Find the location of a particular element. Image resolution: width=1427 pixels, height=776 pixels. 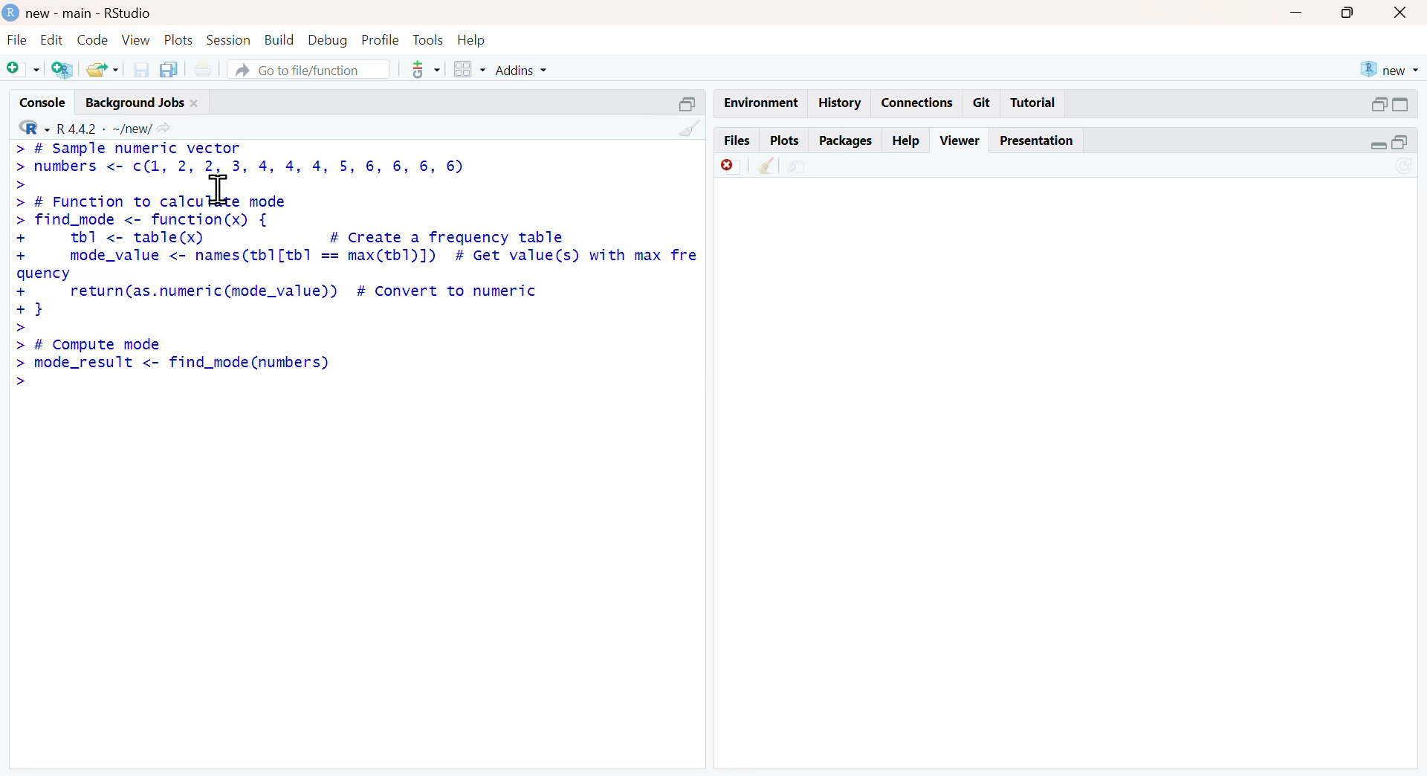

share icon is located at coordinates (164, 129).